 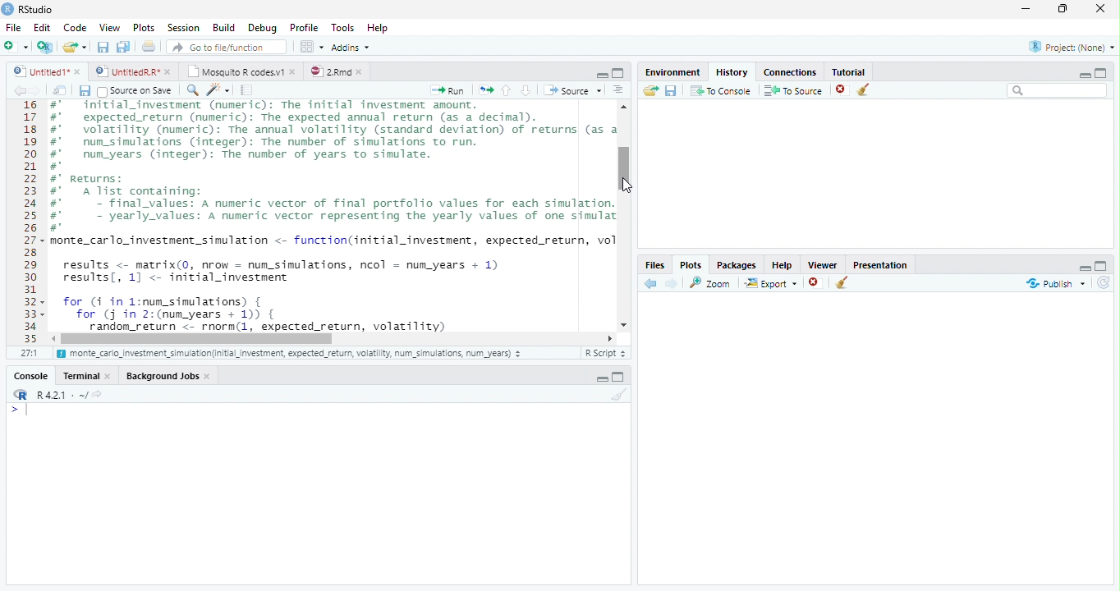 What do you see at coordinates (31, 375) in the screenshot?
I see `Console` at bounding box center [31, 375].